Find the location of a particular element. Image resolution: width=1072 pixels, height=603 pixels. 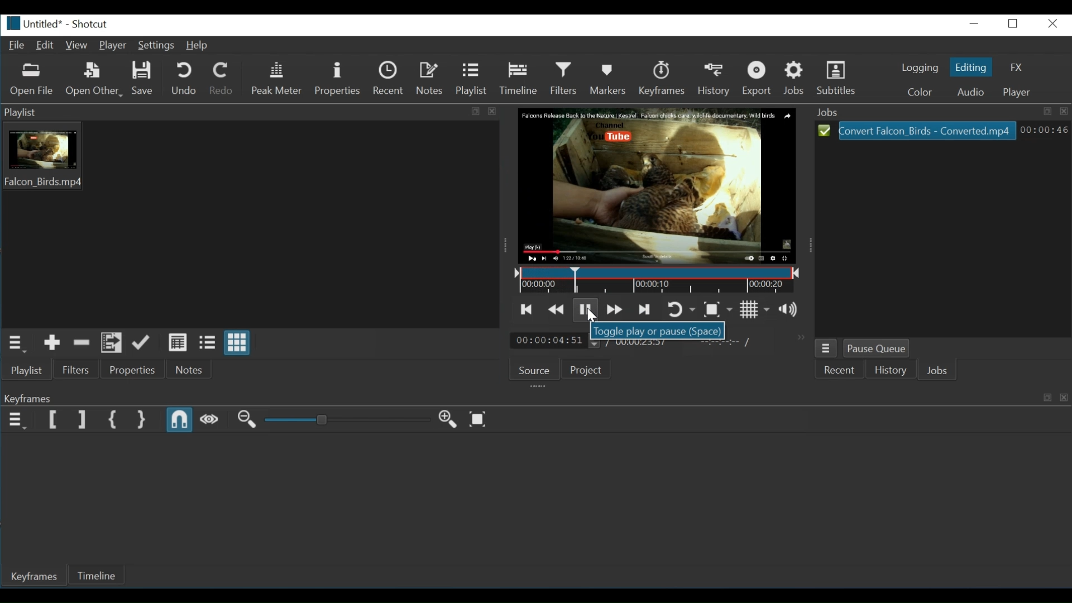

Set Second Simple Keyframe is located at coordinates (138, 419).